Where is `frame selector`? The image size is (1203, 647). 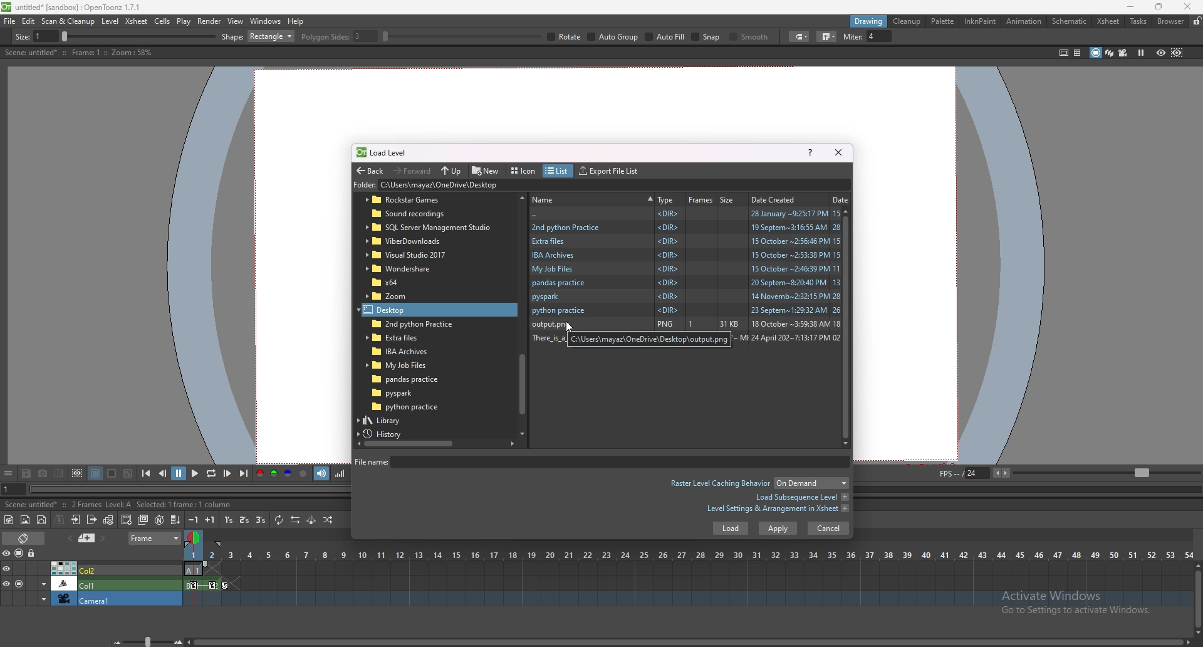 frame selector is located at coordinates (195, 537).